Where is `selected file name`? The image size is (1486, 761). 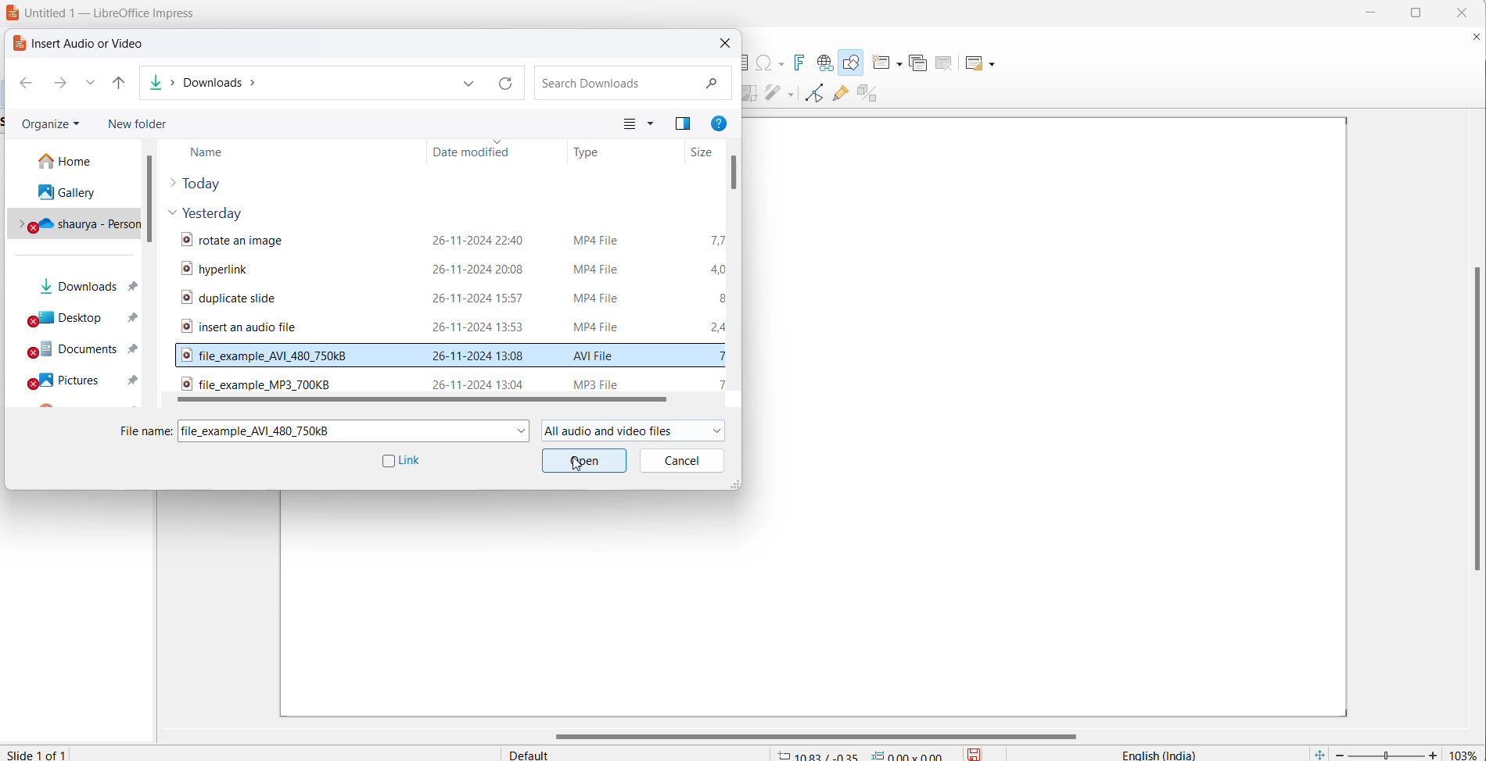 selected file name is located at coordinates (339, 431).